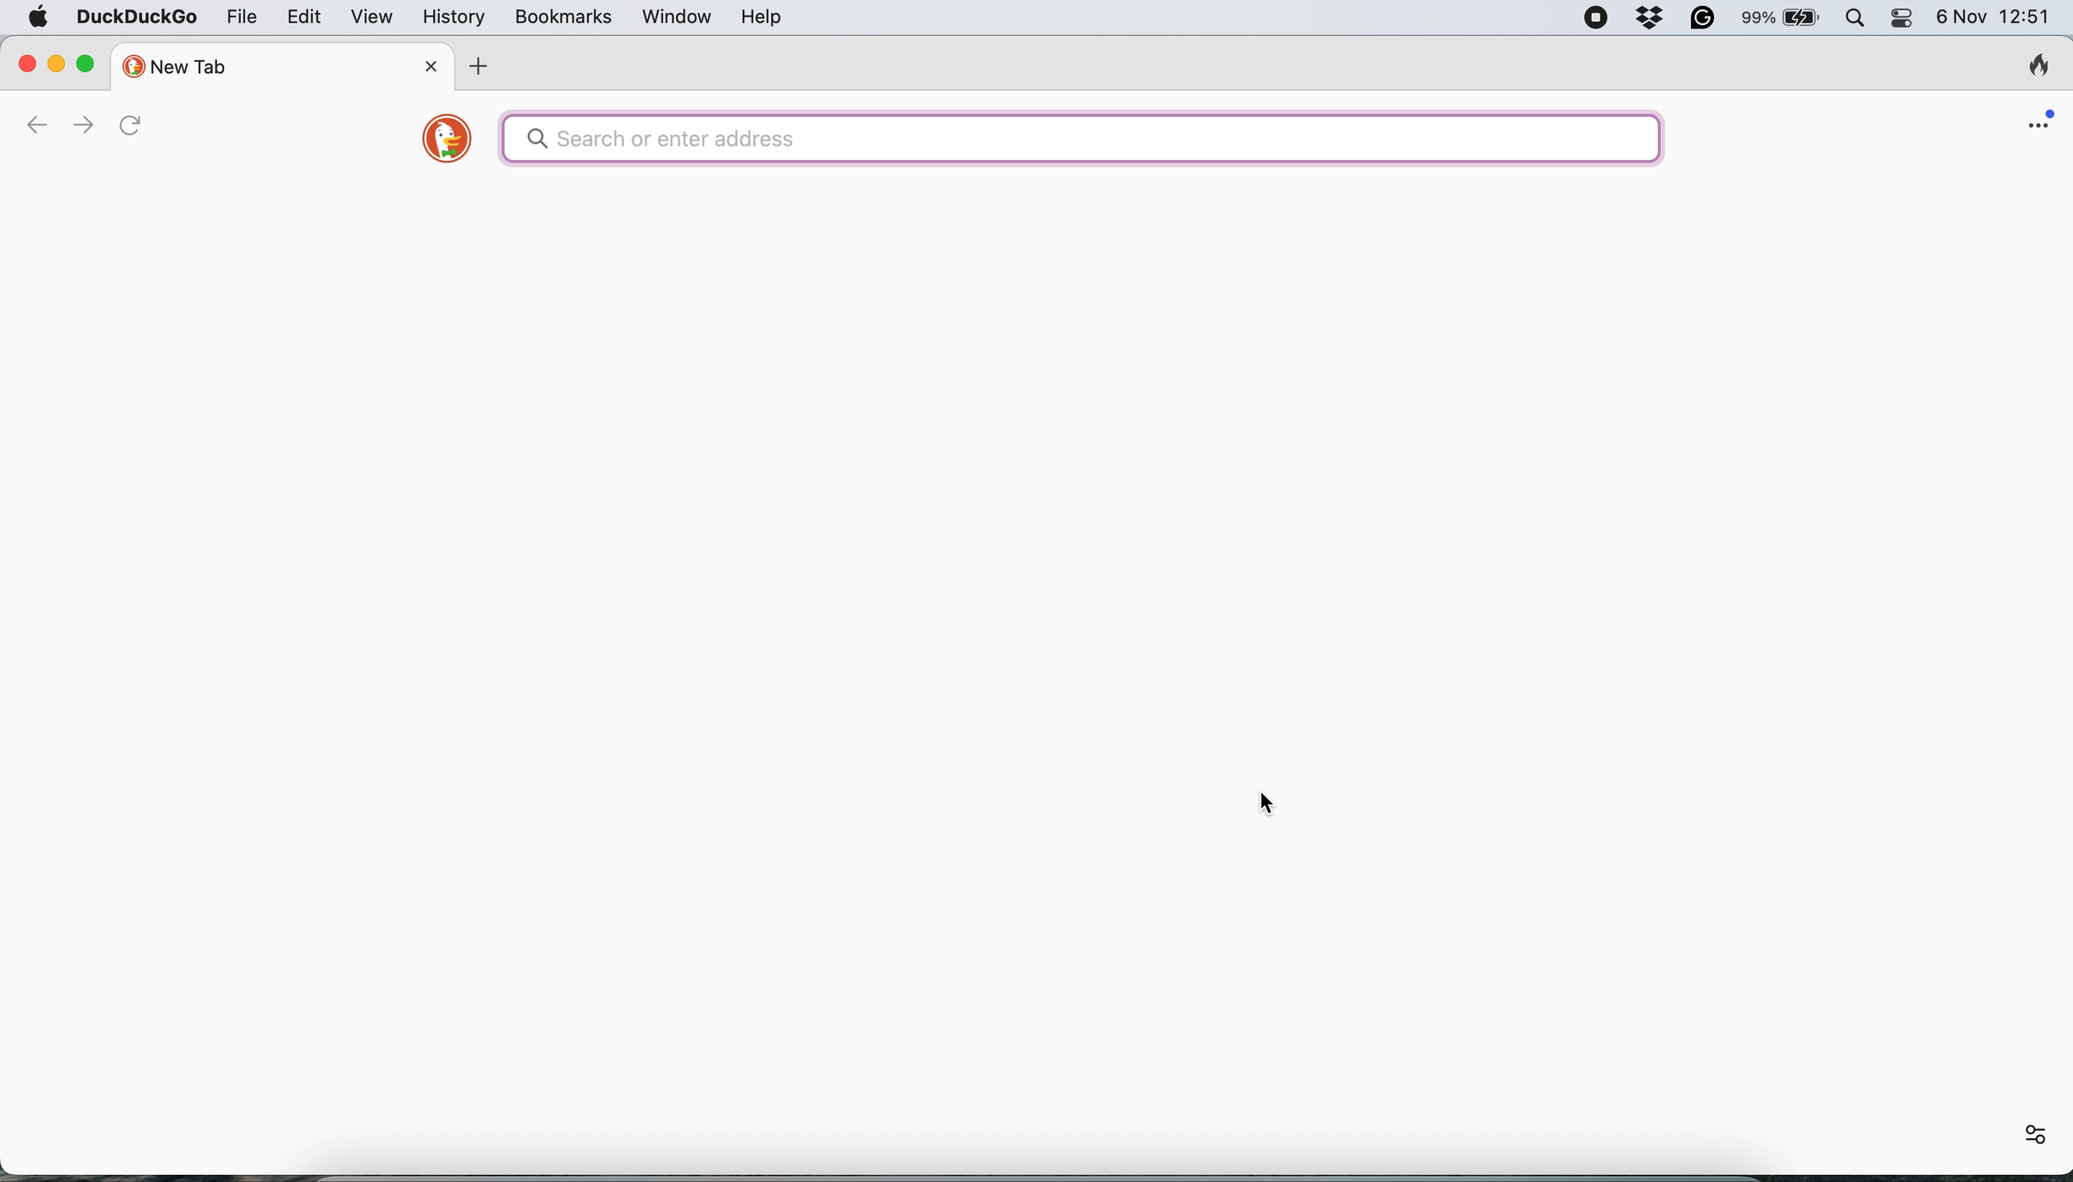 The image size is (2073, 1182). What do you see at coordinates (131, 127) in the screenshot?
I see `refresh` at bounding box center [131, 127].